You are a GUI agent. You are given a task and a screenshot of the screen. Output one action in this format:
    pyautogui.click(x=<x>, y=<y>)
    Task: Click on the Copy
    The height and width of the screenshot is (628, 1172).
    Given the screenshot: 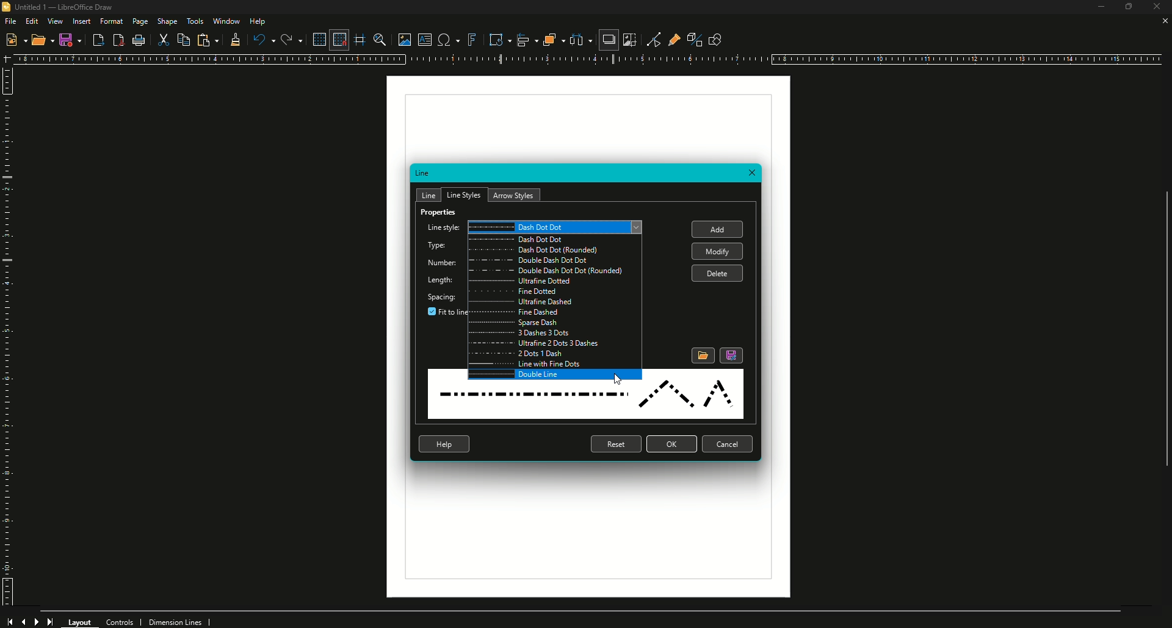 What is the action you would take?
    pyautogui.click(x=185, y=40)
    